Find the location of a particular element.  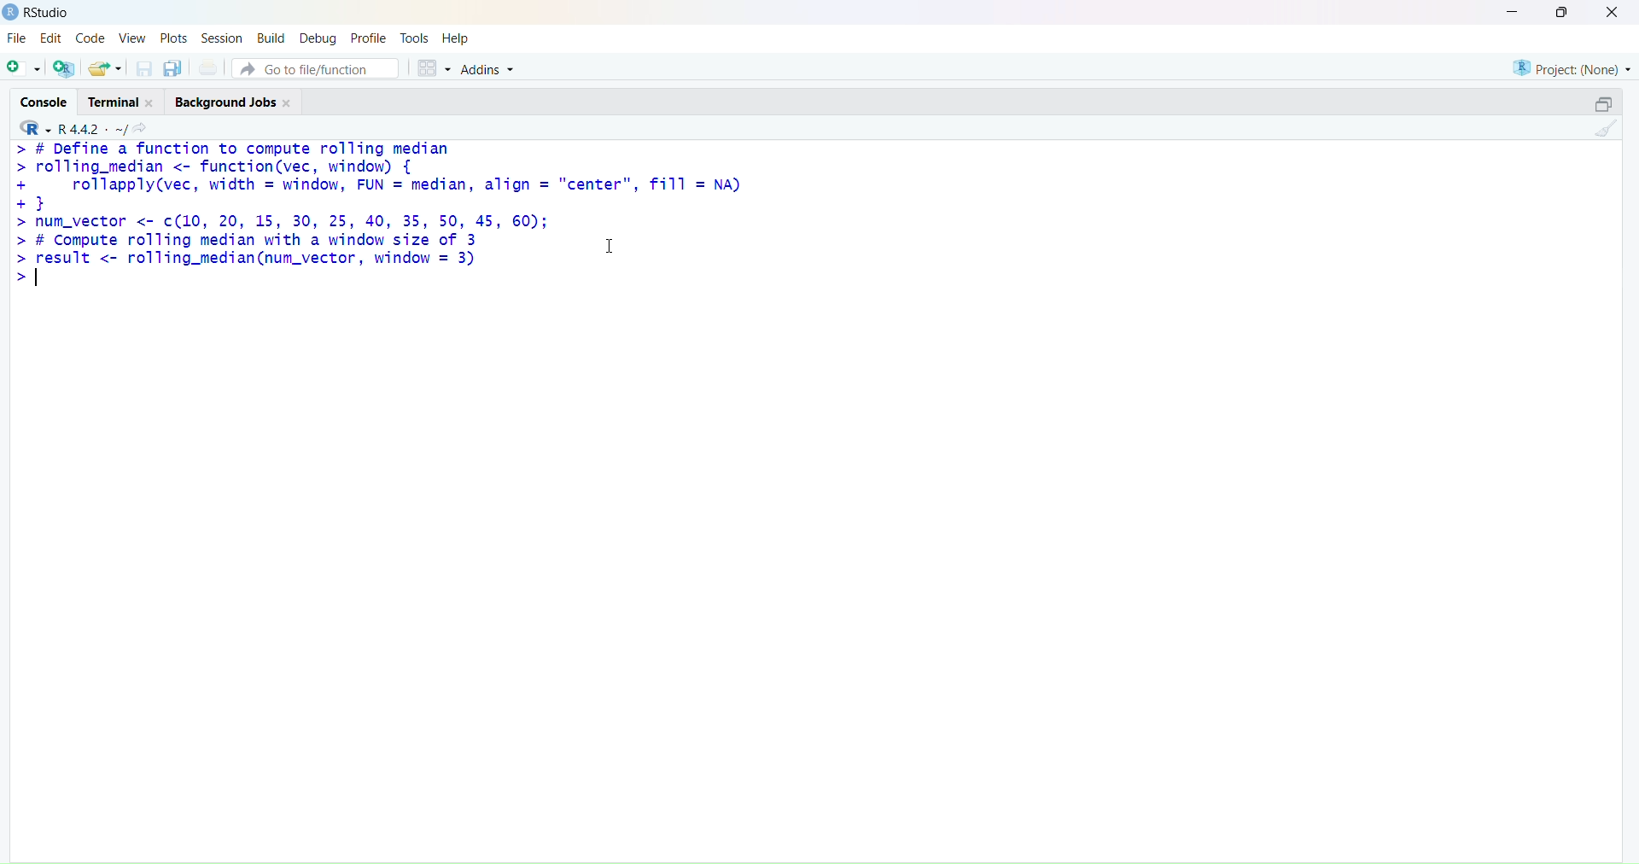

addins is located at coordinates (487, 70).